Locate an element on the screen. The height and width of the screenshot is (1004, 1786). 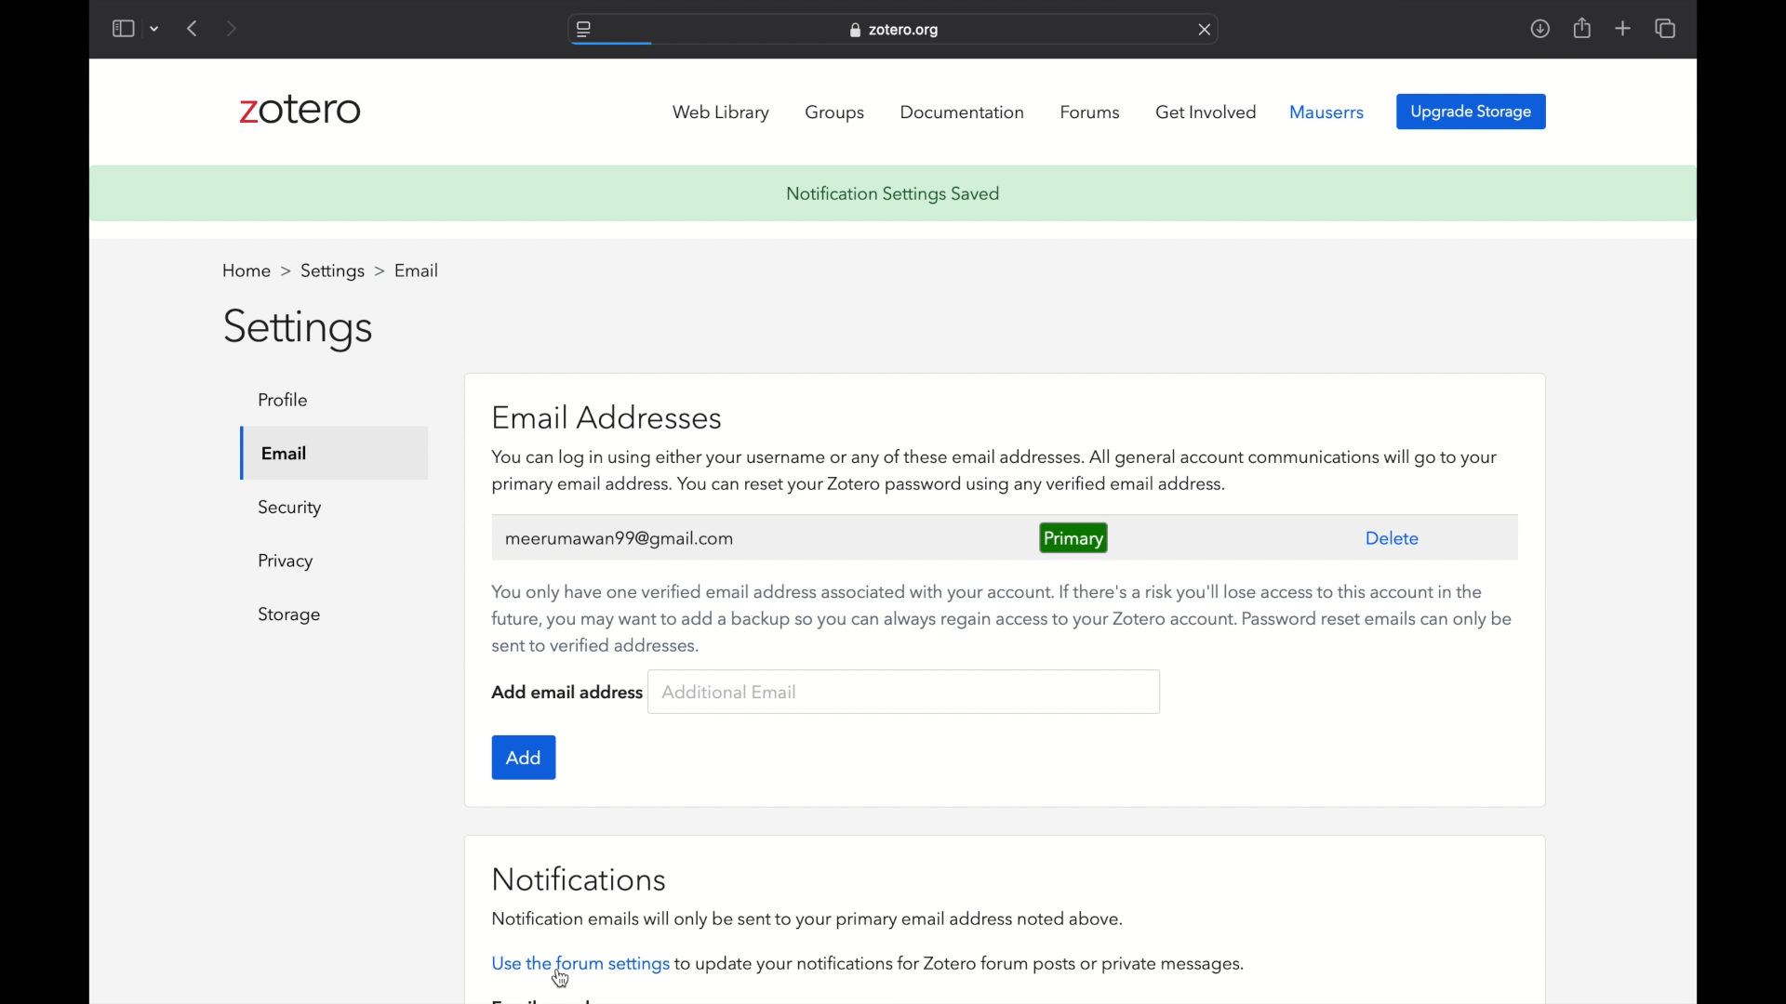
upgrade storage is located at coordinates (1472, 111).